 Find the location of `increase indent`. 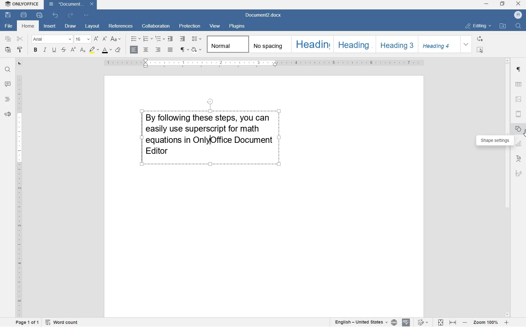

increase indent is located at coordinates (183, 39).